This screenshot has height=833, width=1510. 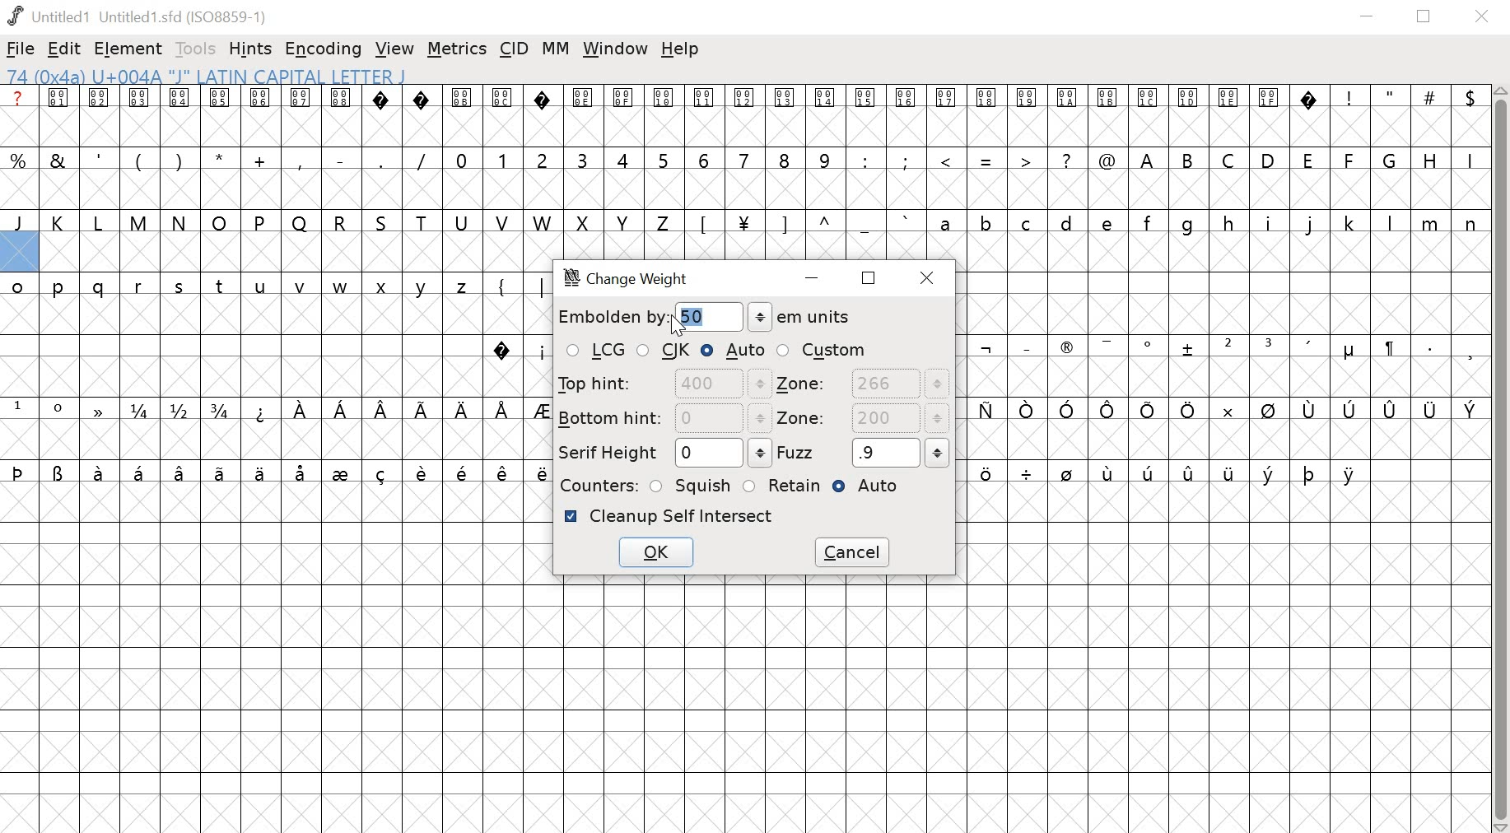 I want to click on close, so click(x=1484, y=17).